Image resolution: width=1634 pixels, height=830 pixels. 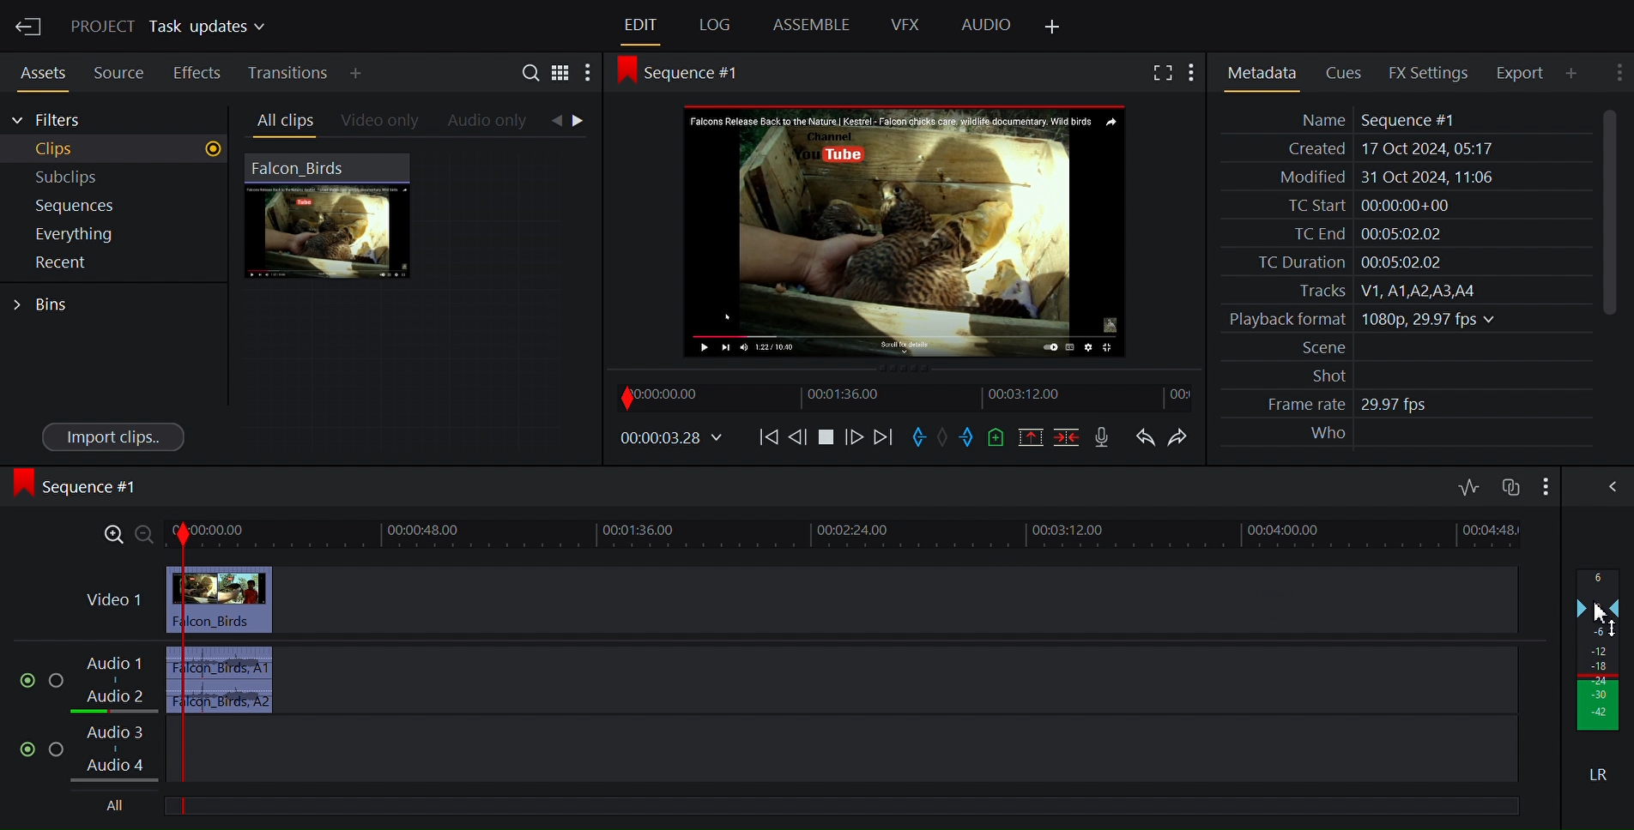 I want to click on Audio only, so click(x=492, y=122).